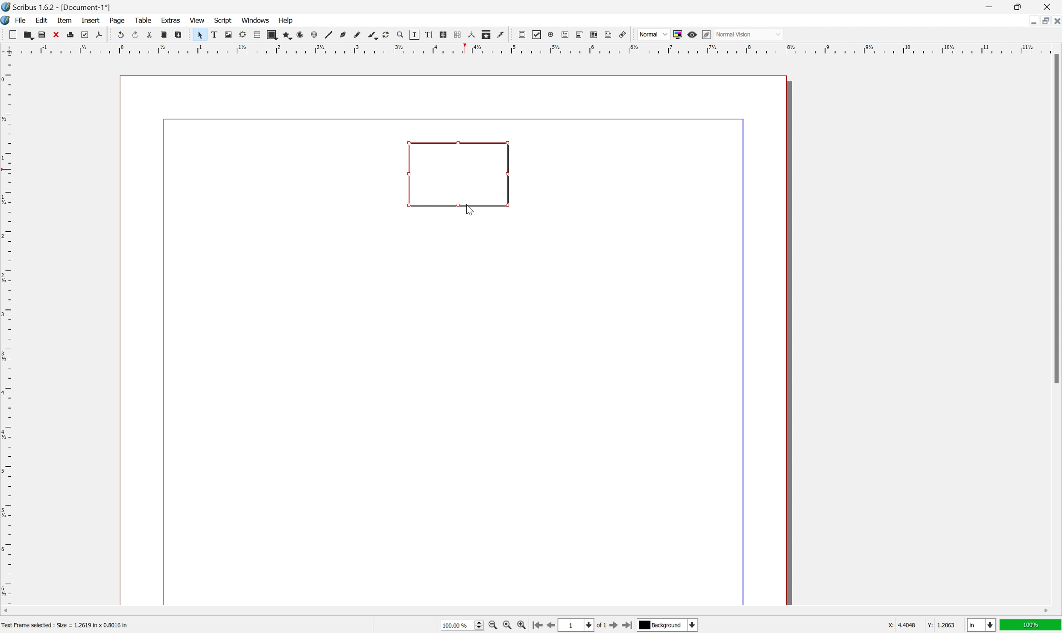 The height and width of the screenshot is (633, 1062). What do you see at coordinates (537, 35) in the screenshot?
I see `pdf checkbox` at bounding box center [537, 35].